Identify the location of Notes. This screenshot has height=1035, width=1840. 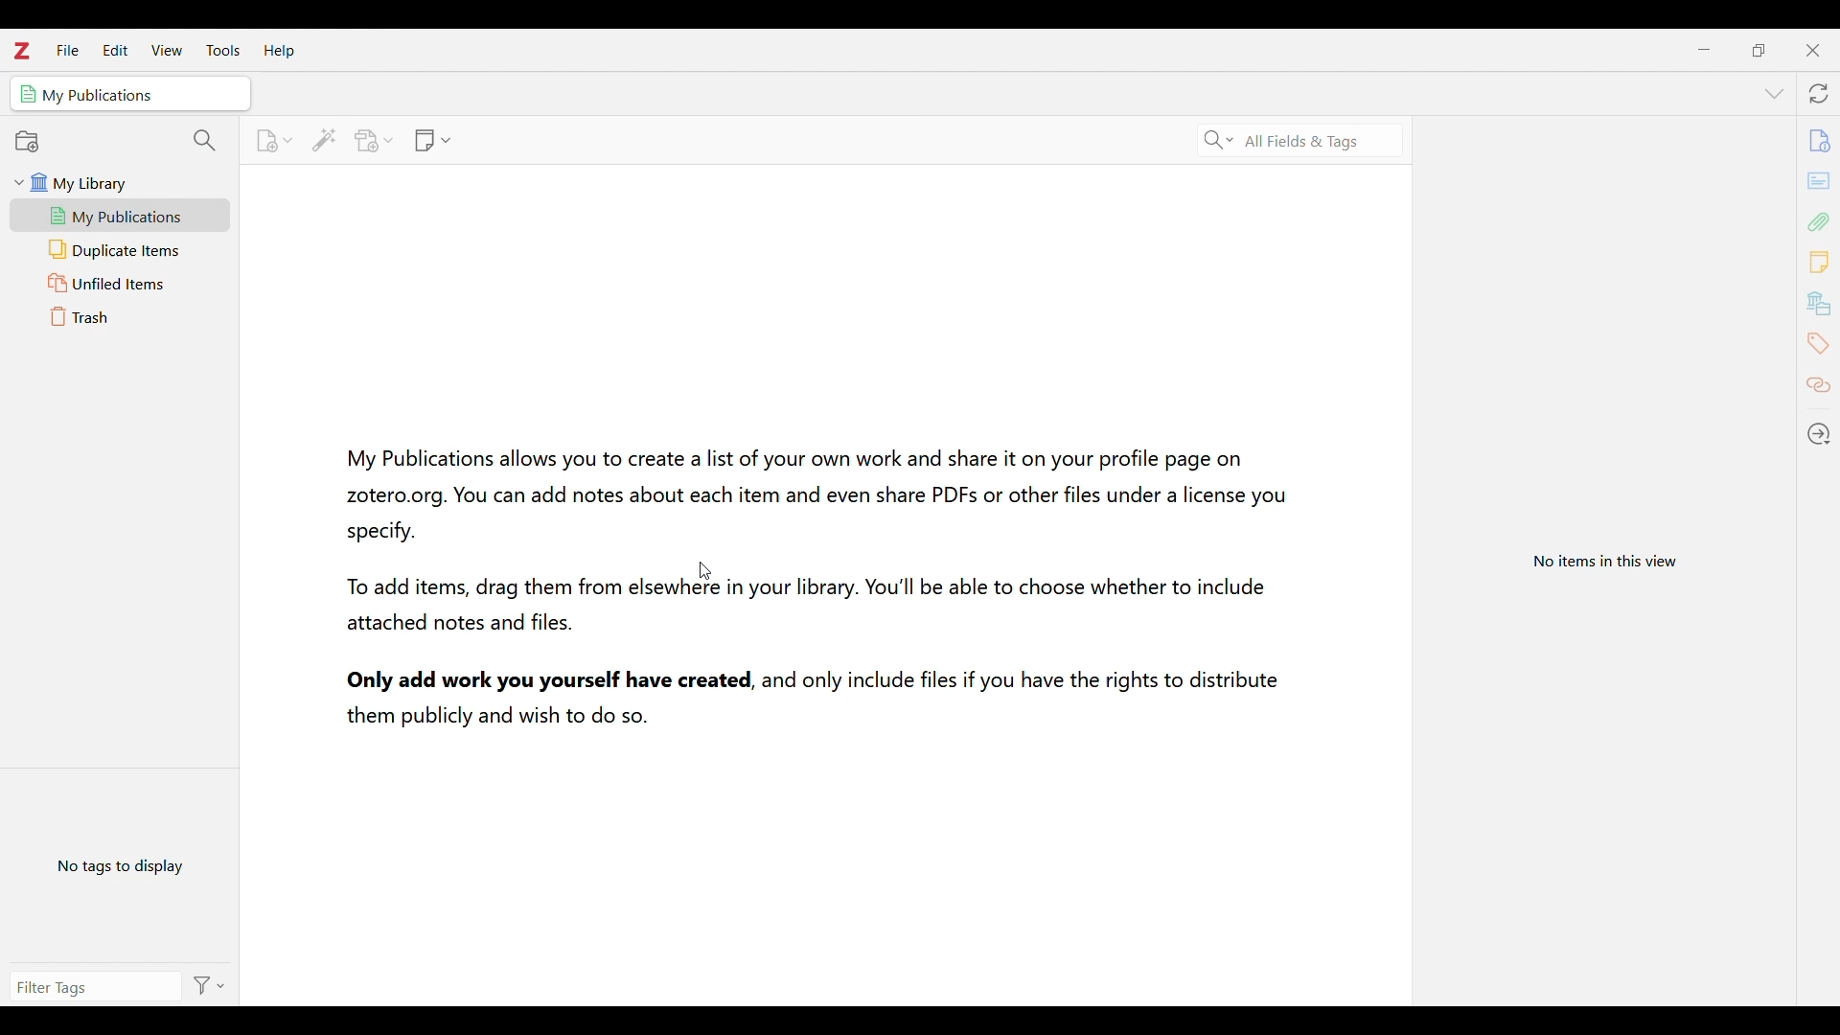
(1820, 262).